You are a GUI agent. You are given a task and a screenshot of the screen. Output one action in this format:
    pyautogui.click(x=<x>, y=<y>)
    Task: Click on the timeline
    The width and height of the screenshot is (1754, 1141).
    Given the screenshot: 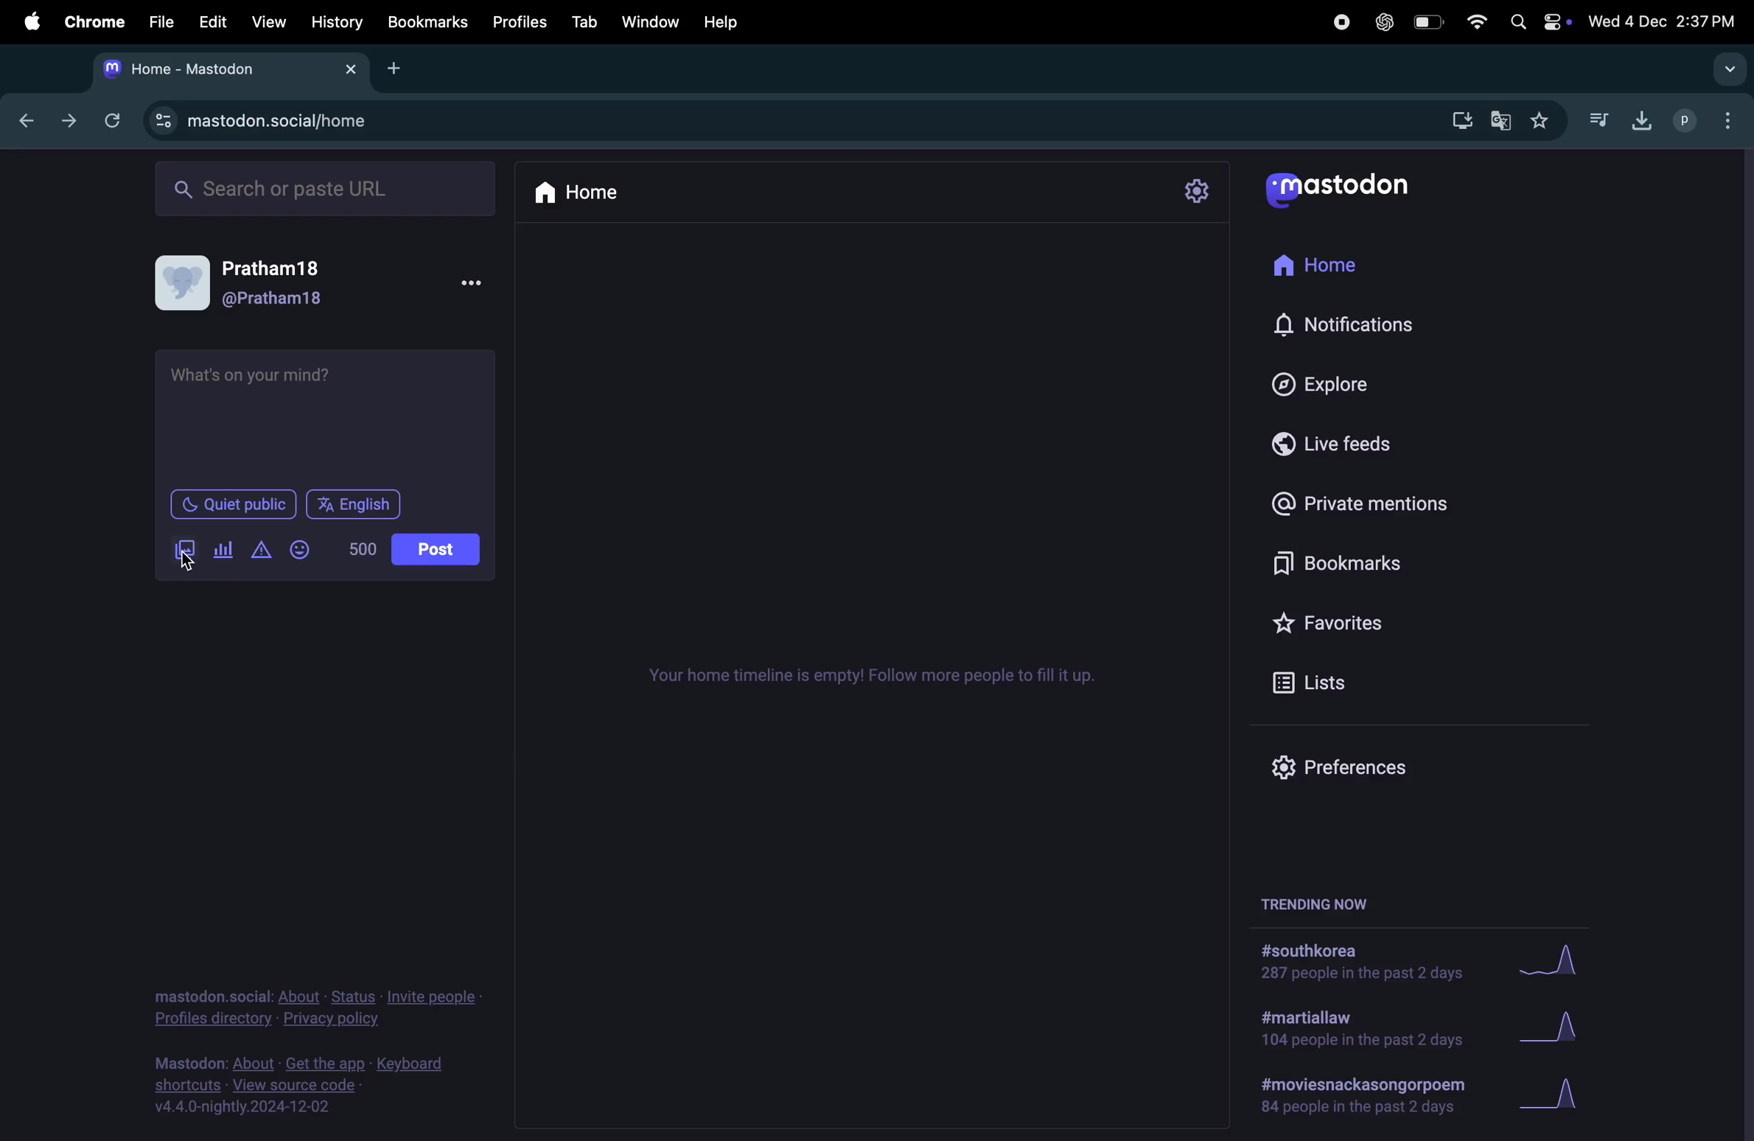 What is the action you would take?
    pyautogui.click(x=871, y=674)
    